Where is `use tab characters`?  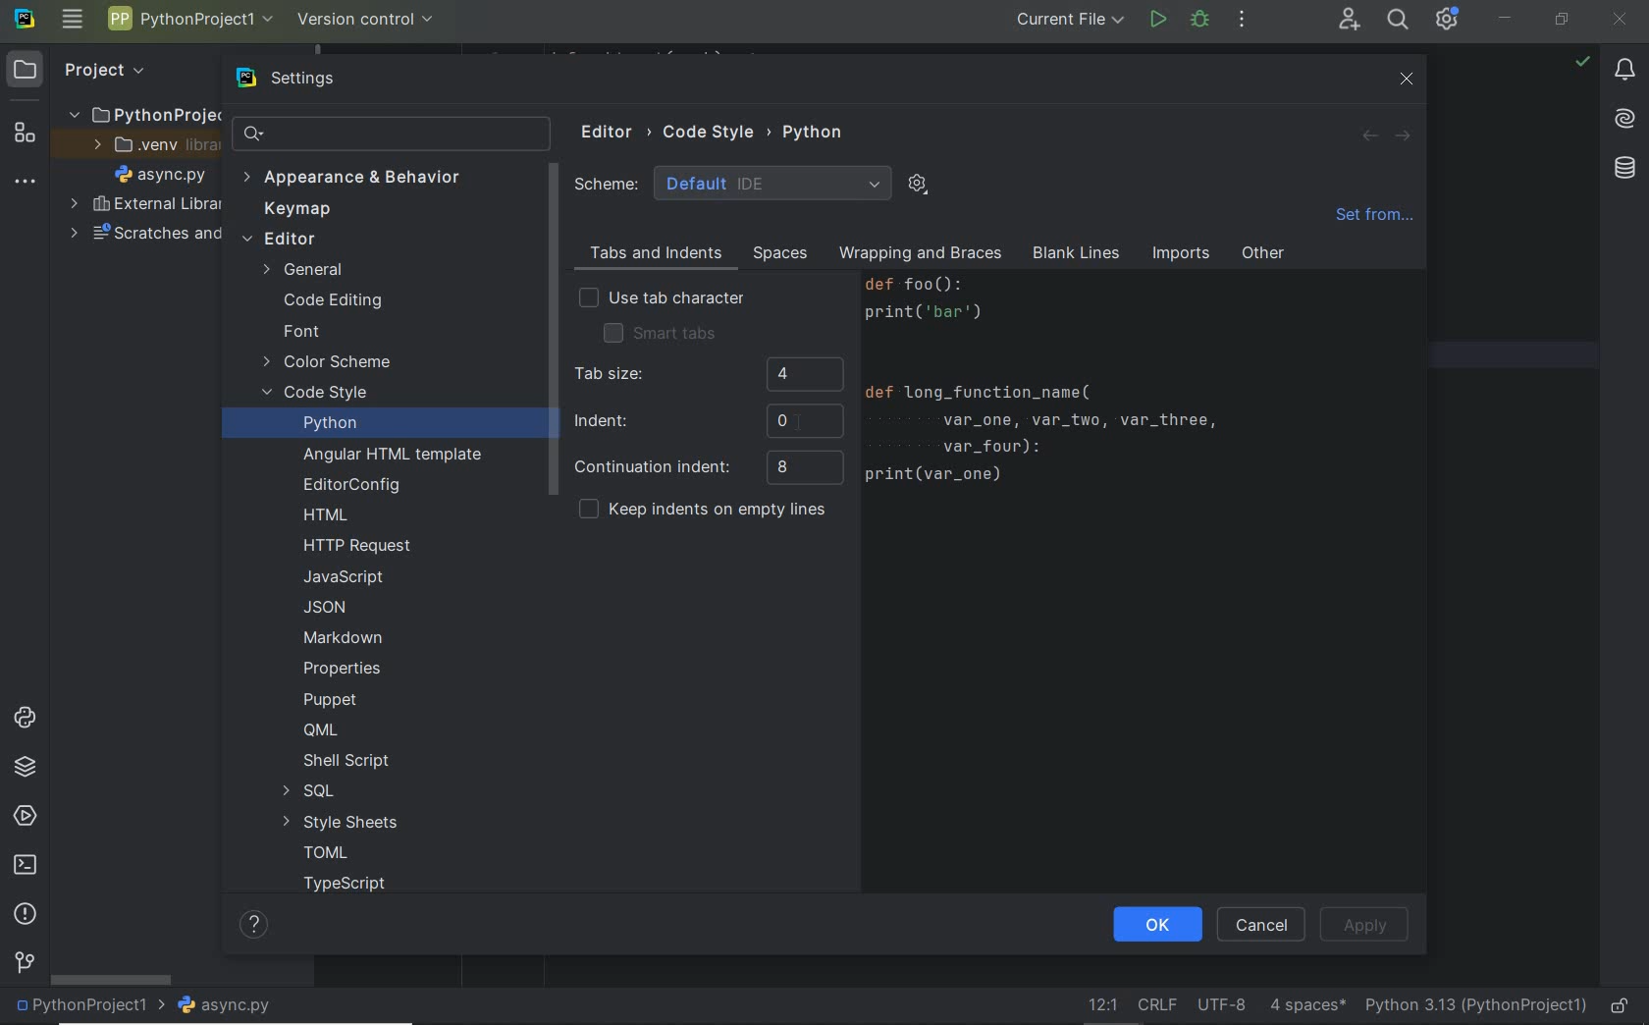 use tab characters is located at coordinates (662, 299).